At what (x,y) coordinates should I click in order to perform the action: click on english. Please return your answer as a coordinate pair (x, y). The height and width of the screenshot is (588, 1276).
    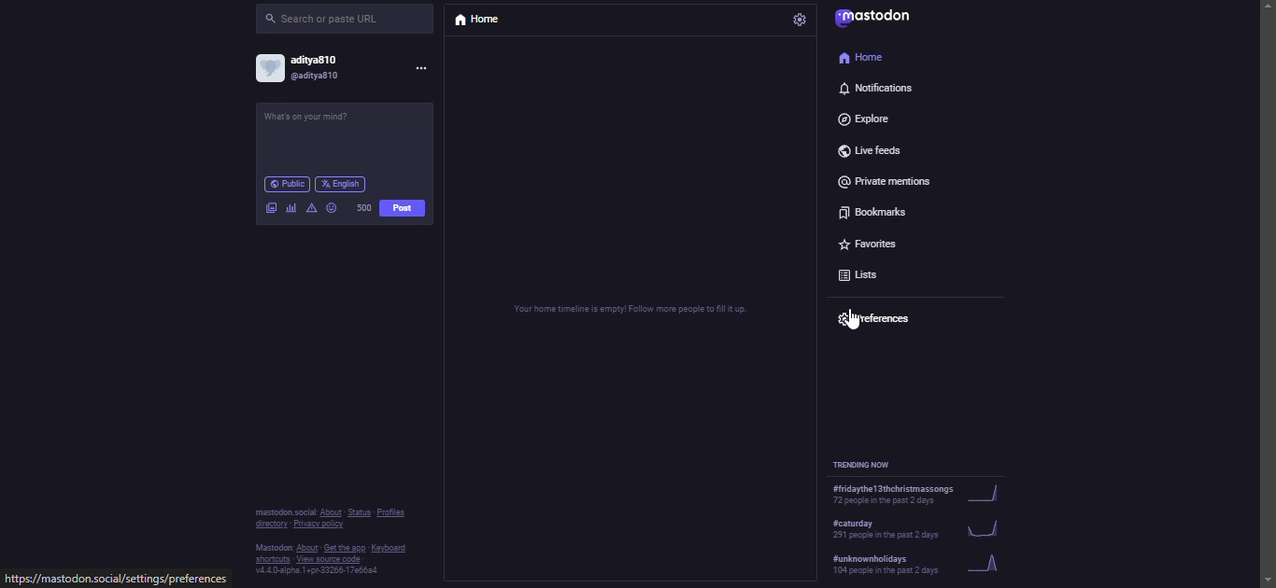
    Looking at the image, I should click on (344, 181).